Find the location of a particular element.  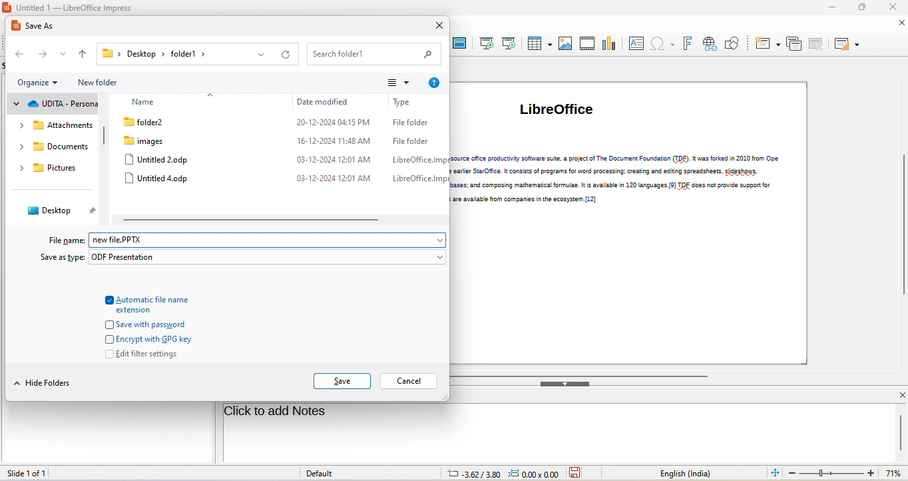

-3.62/3.80 is located at coordinates (470, 473).